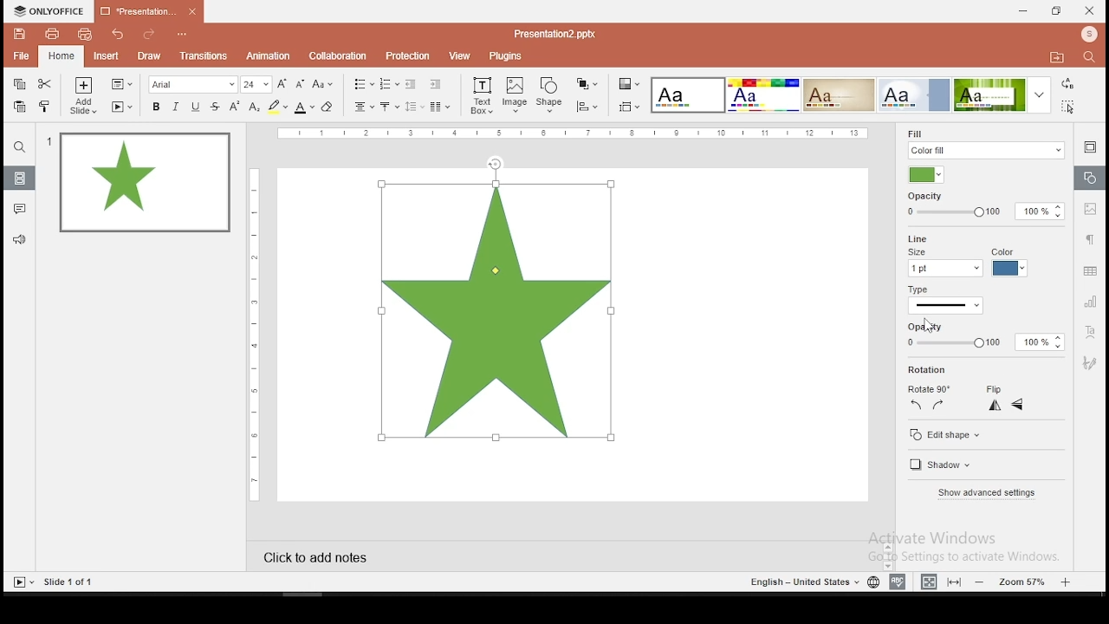 This screenshot has width=1109, height=624. I want to click on opacity, so click(983, 205).